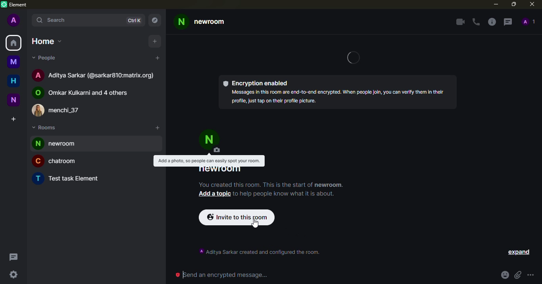 The height and width of the screenshot is (284, 542). What do you see at coordinates (258, 252) in the screenshot?
I see `‘A Aditya Sarkar created and configured the room.` at bounding box center [258, 252].